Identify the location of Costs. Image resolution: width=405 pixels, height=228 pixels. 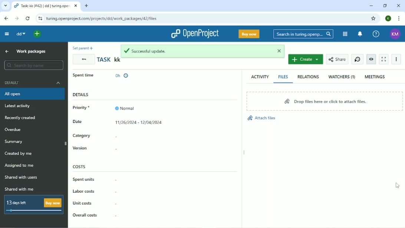
(80, 166).